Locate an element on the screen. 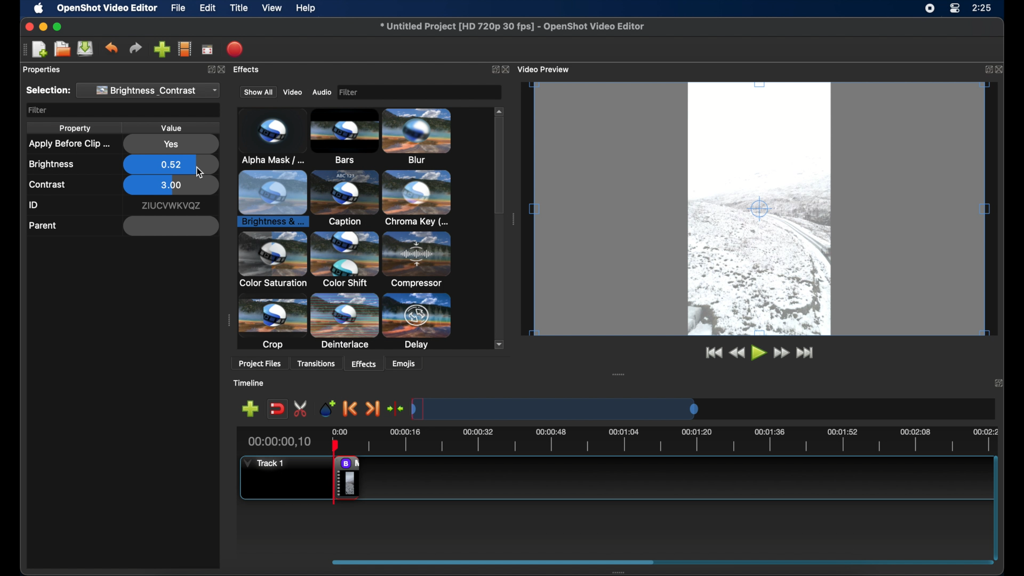 Image resolution: width=1024 pixels, height=576 pixels. id is located at coordinates (34, 205).